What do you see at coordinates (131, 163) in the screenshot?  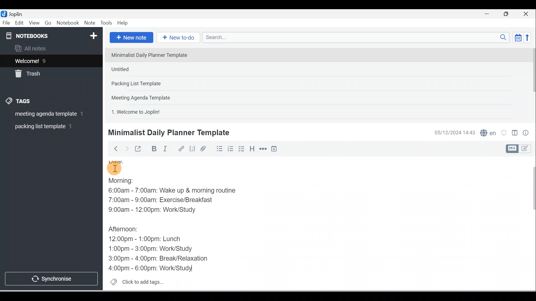 I see `Date:` at bounding box center [131, 163].